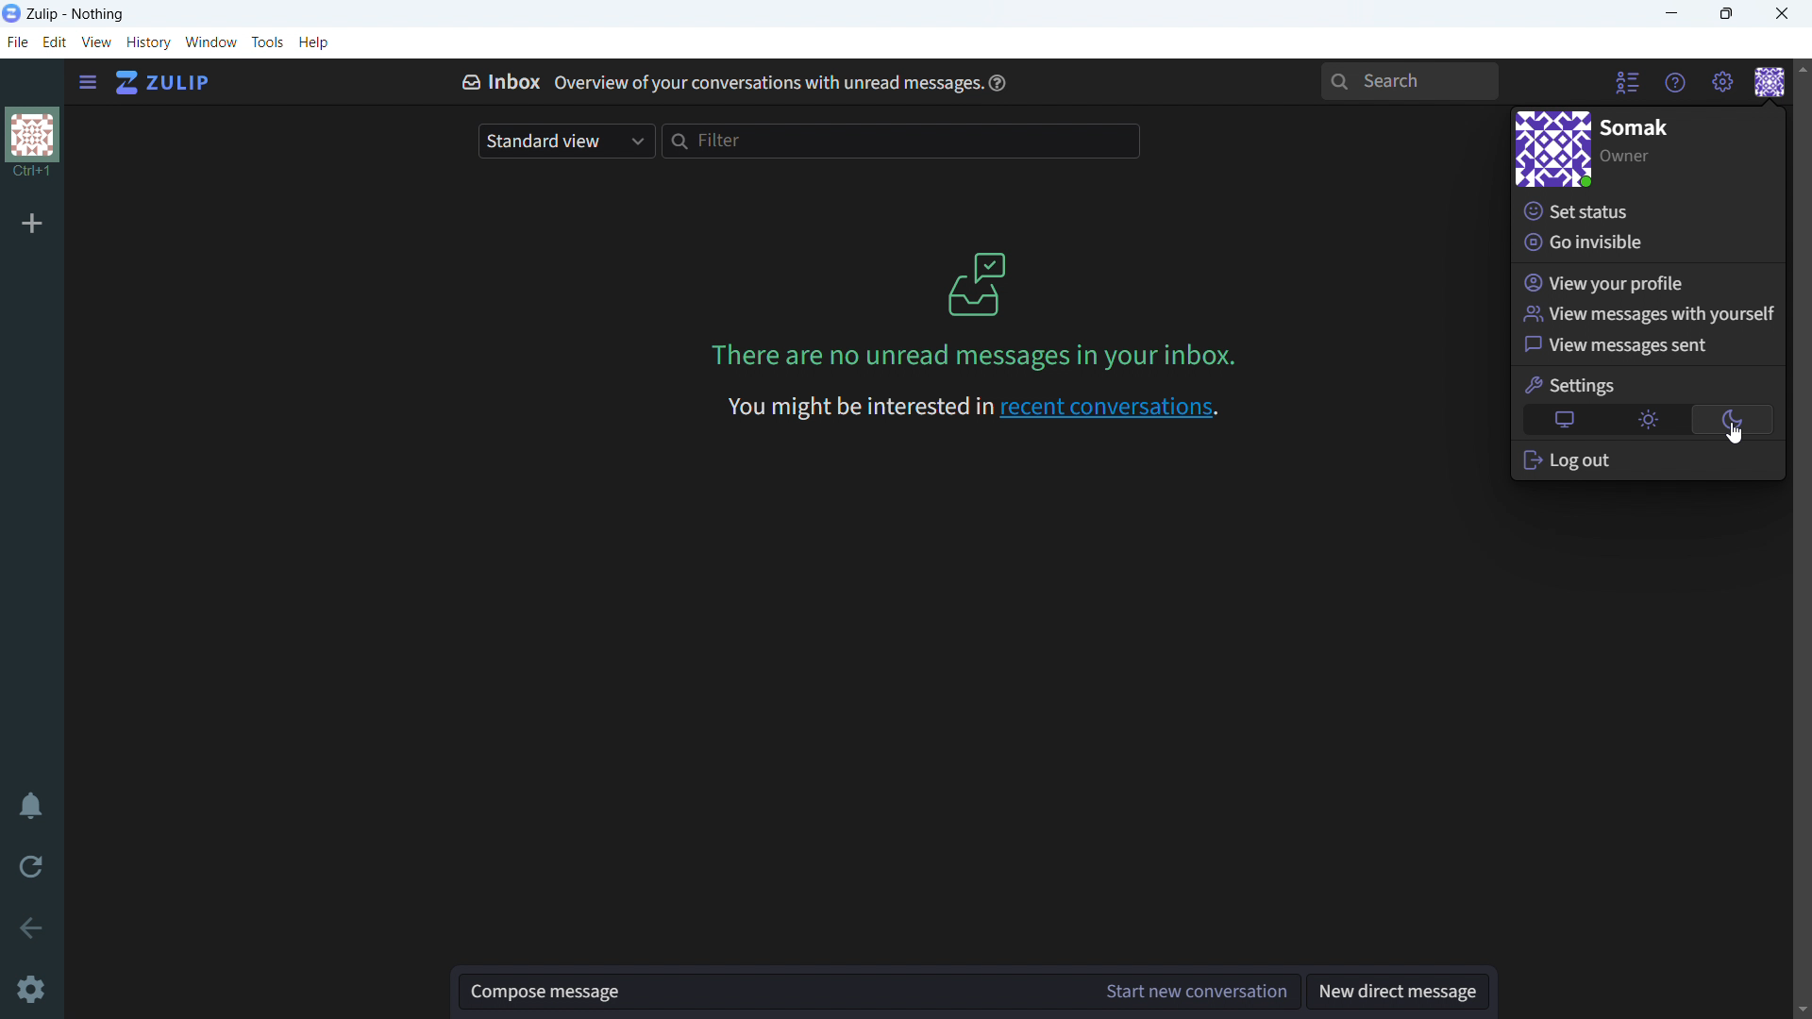  I want to click on view, so click(98, 42).